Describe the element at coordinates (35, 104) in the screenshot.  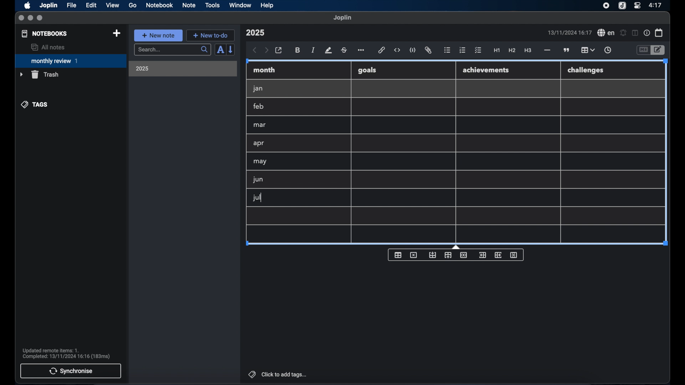
I see `tags` at that location.